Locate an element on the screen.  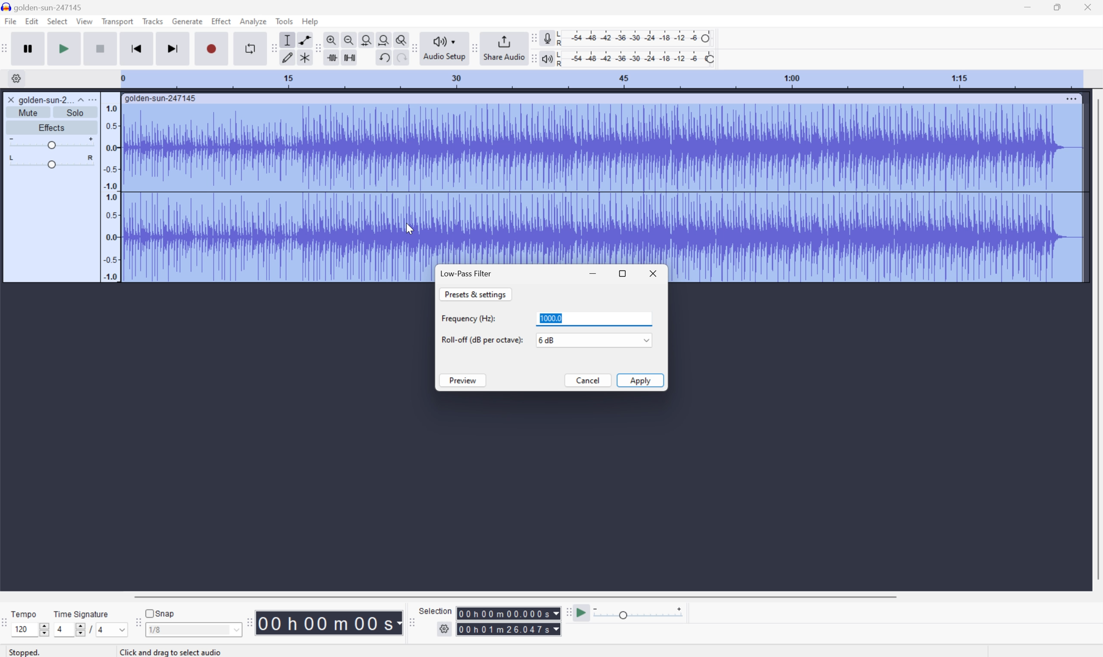
Time is located at coordinates (330, 622).